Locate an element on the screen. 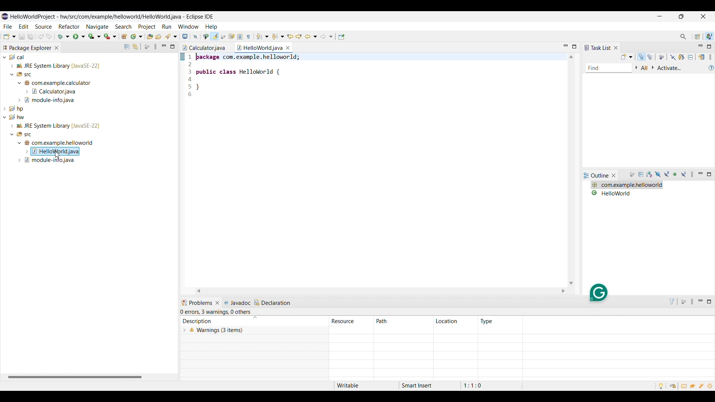 The height and width of the screenshot is (402, 715). Toggle mark occurrences  is located at coordinates (215, 36).